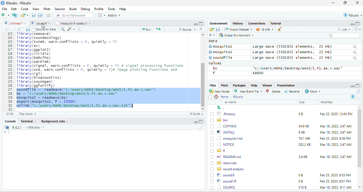  I want to click on hy Global Environment ~, so click(235, 35).